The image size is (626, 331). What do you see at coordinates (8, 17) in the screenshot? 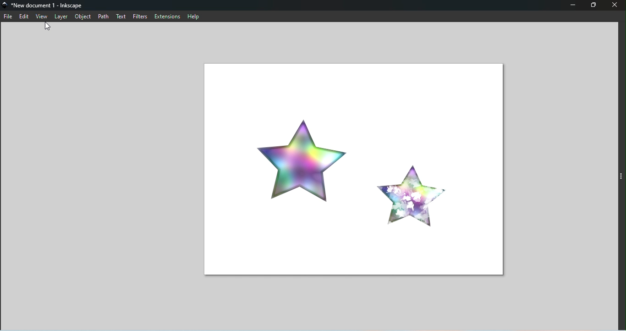
I see `File` at bounding box center [8, 17].